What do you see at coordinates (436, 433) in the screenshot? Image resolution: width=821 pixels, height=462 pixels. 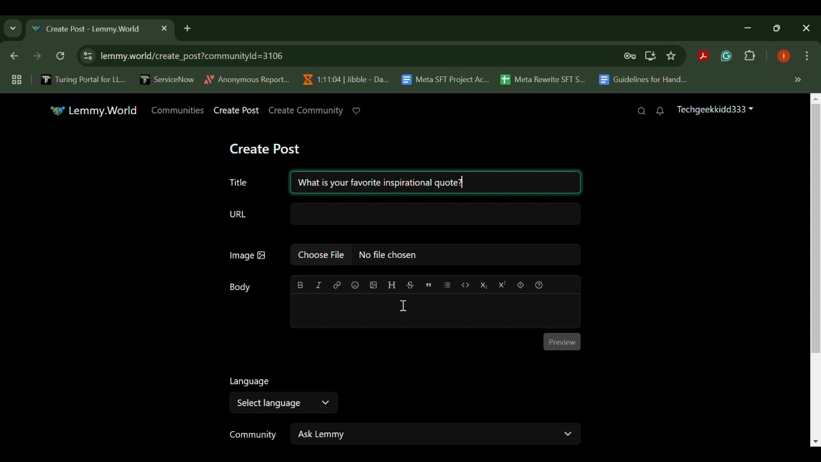 I see `Ask Lemmy` at bounding box center [436, 433].